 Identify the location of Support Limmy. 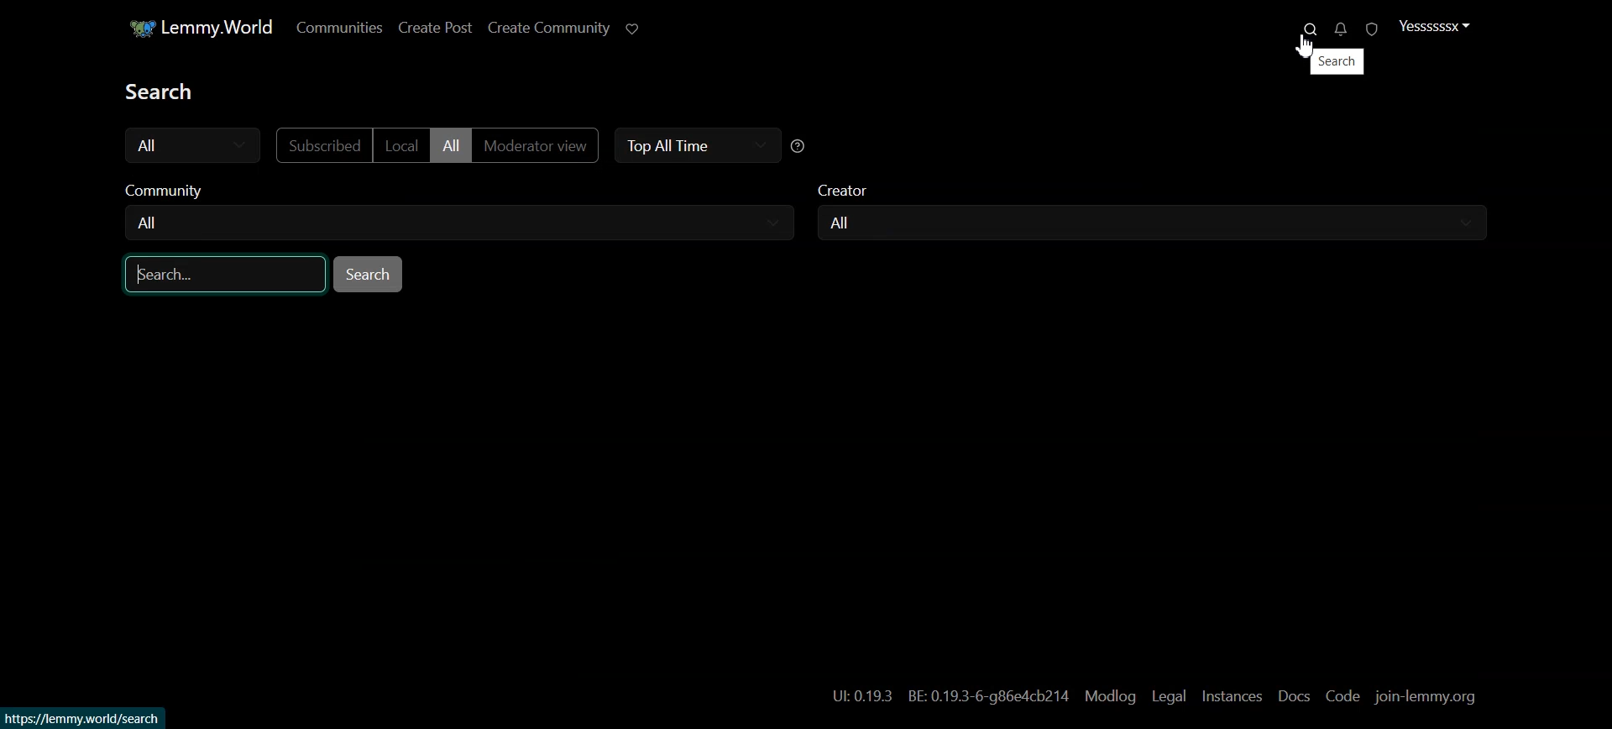
(633, 28).